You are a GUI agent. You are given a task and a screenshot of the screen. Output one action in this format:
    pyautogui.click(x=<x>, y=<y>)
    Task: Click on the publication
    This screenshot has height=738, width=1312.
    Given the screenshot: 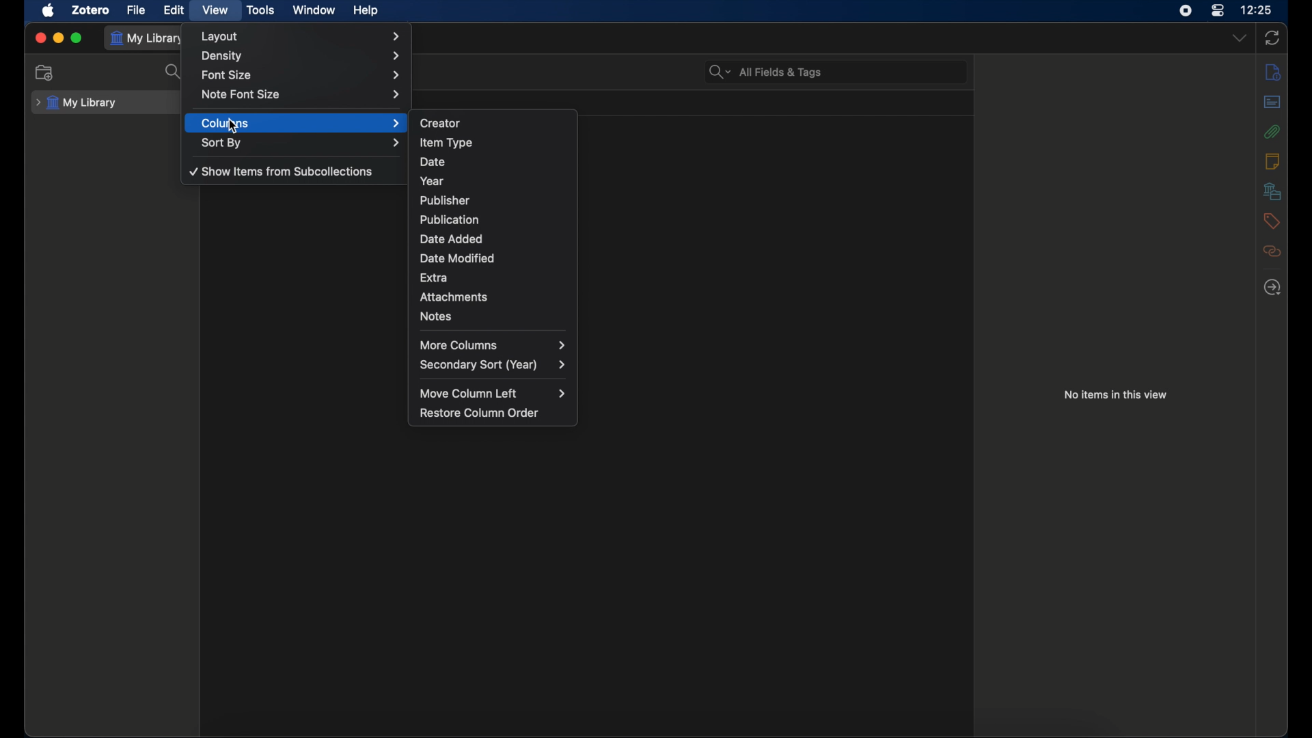 What is the action you would take?
    pyautogui.click(x=450, y=219)
    